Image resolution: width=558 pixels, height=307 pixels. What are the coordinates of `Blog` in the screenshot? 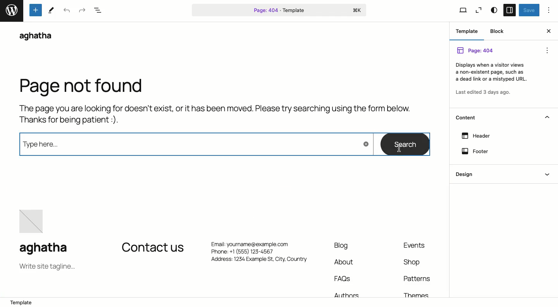 It's located at (342, 246).